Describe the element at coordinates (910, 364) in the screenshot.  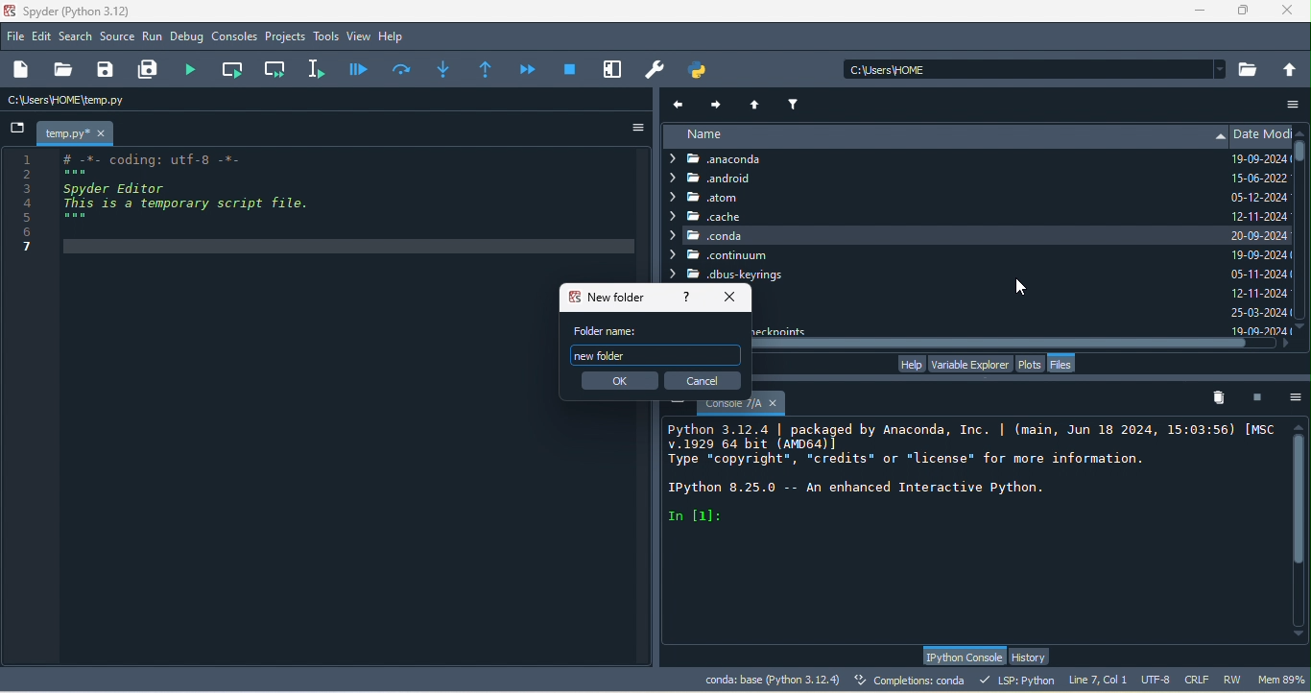
I see `help` at that location.